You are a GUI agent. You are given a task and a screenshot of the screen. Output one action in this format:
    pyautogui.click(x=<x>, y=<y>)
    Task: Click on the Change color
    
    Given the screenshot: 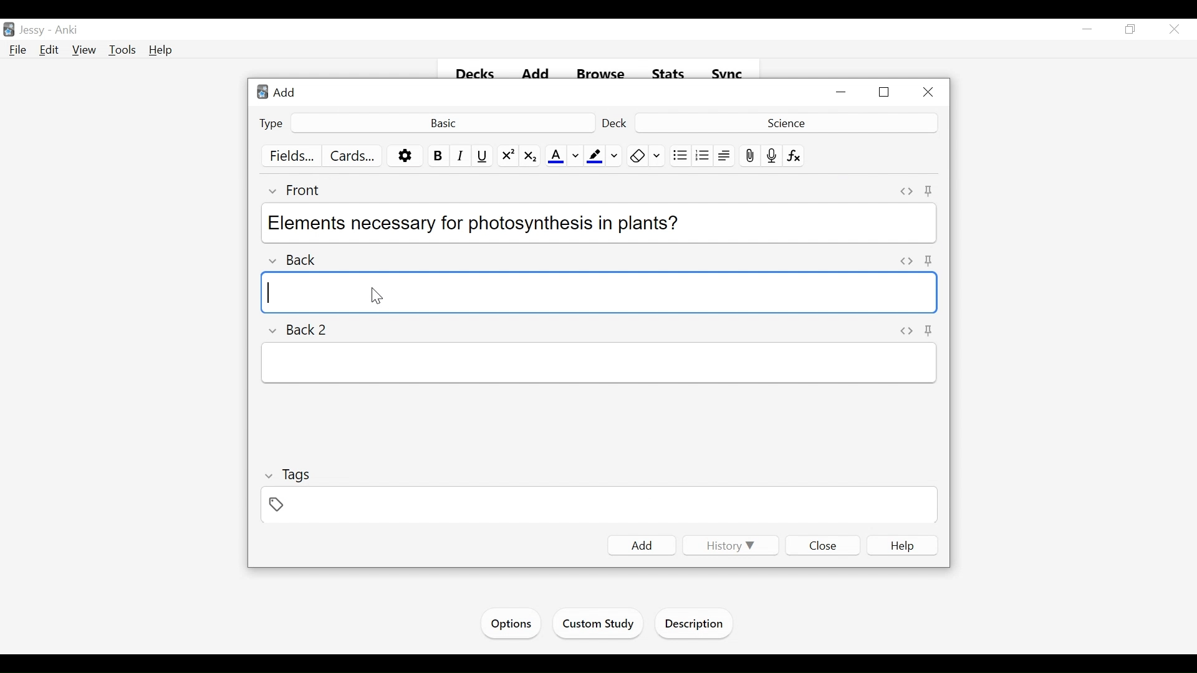 What is the action you would take?
    pyautogui.click(x=575, y=156)
    